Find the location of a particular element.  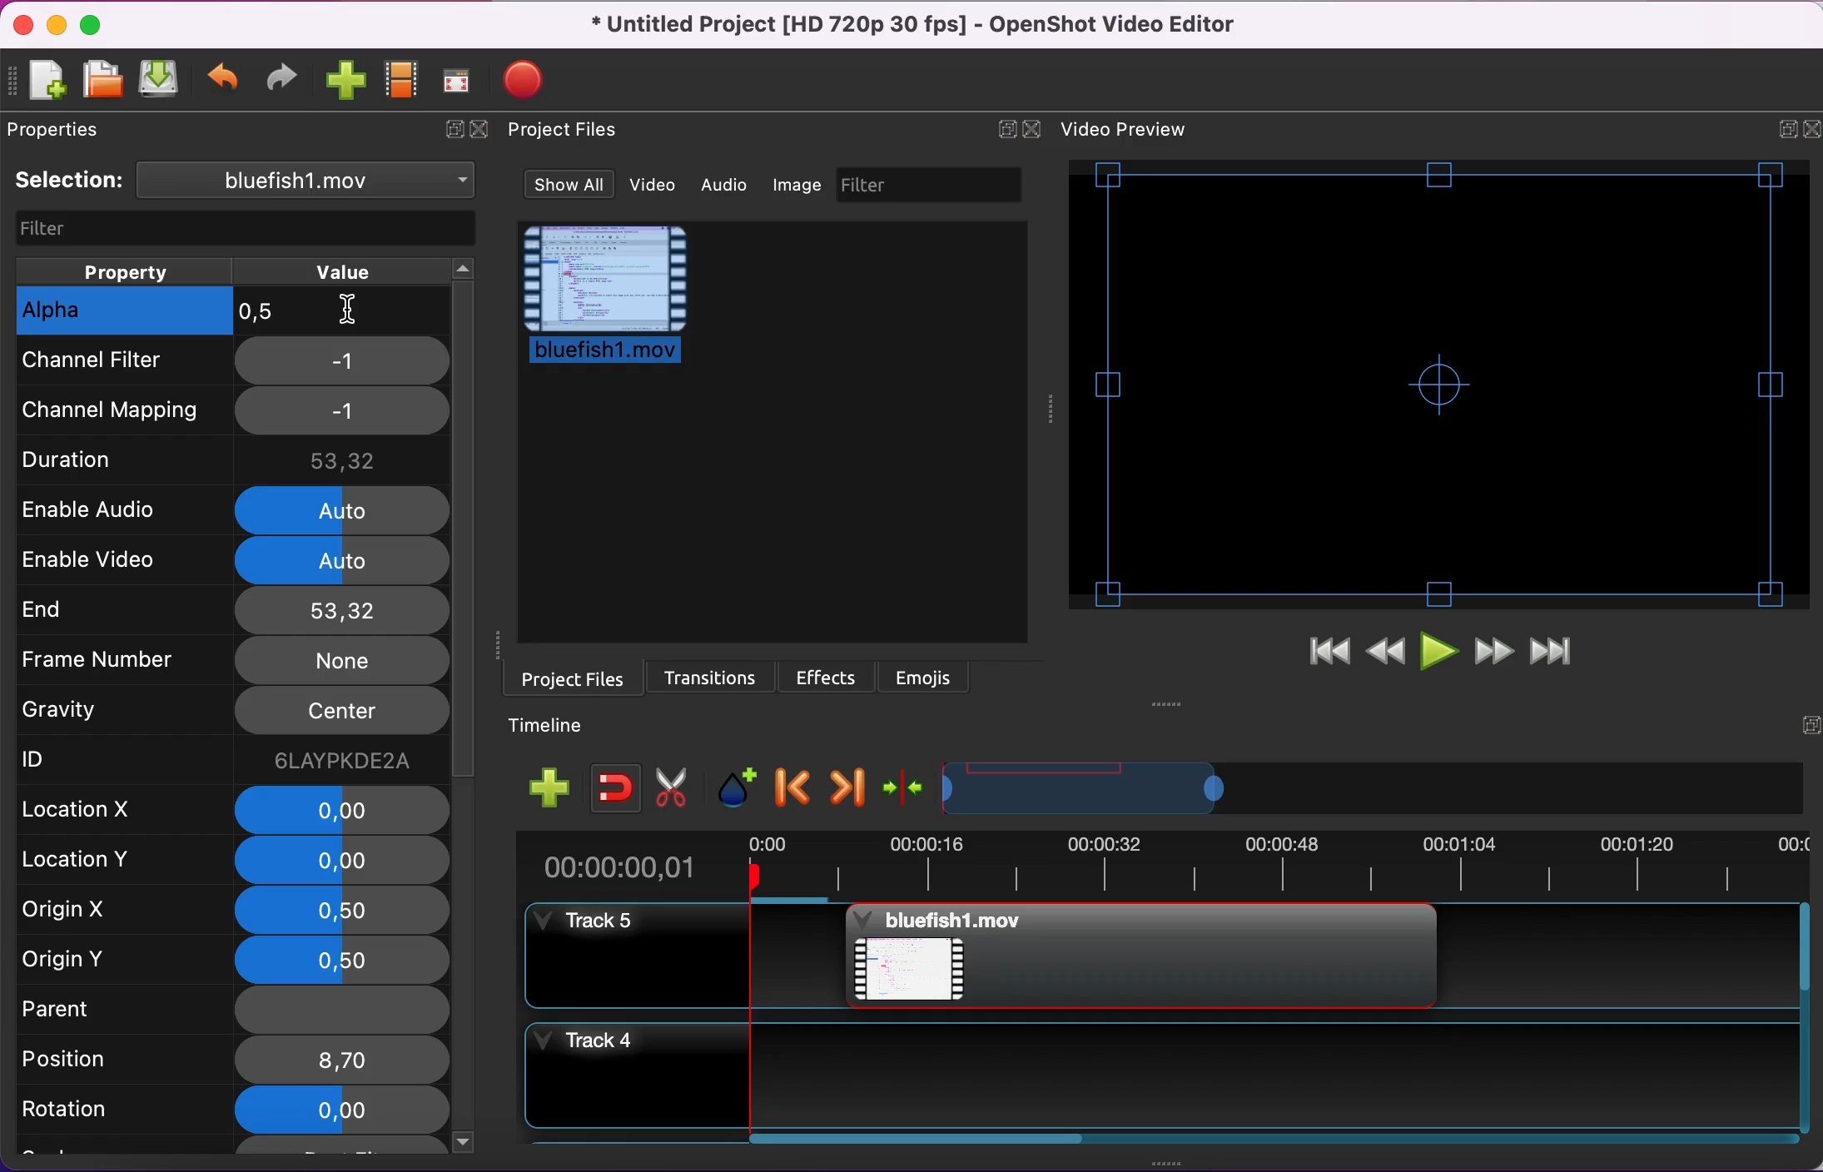

auto is located at coordinates (342, 560).